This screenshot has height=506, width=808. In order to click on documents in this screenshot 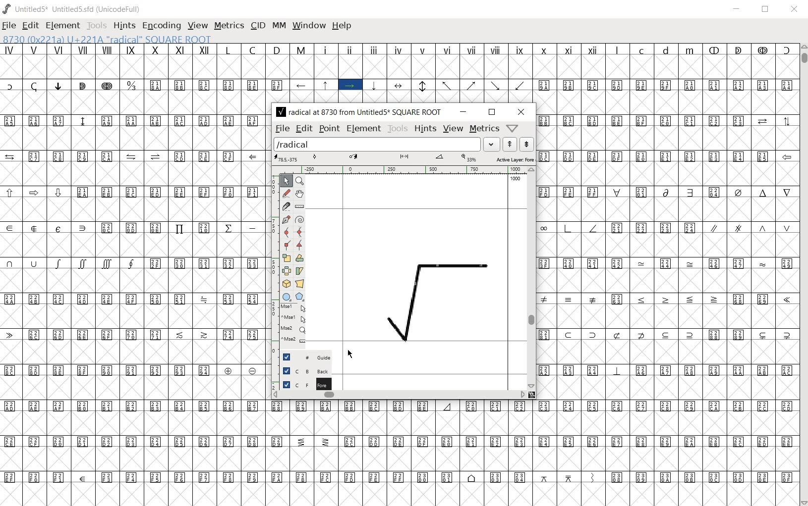, I will do `click(429, 175)`.